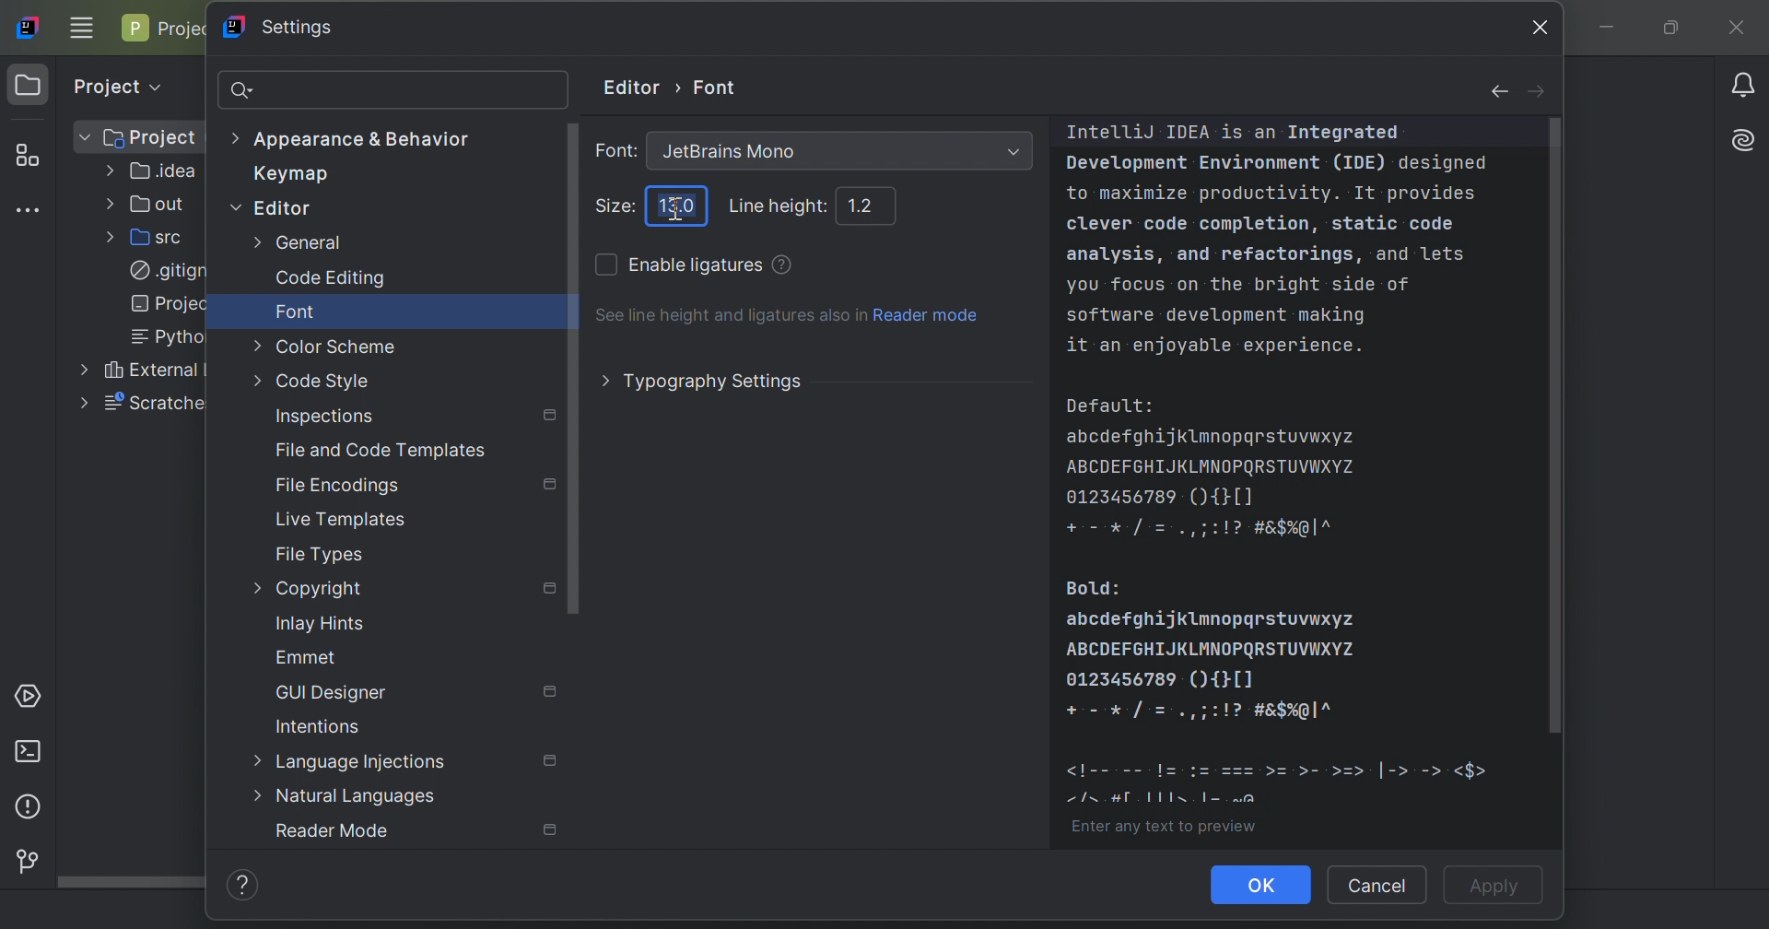 The image size is (1769, 929). What do you see at coordinates (248, 886) in the screenshot?
I see `Help/info icon` at bounding box center [248, 886].